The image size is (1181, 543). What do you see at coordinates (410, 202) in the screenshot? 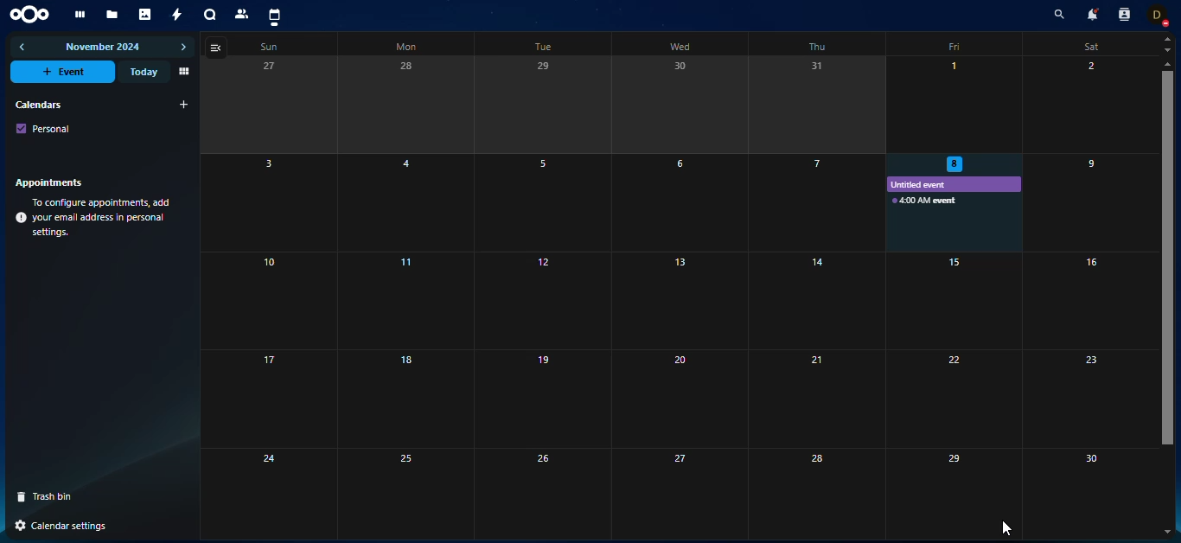
I see `4` at bounding box center [410, 202].